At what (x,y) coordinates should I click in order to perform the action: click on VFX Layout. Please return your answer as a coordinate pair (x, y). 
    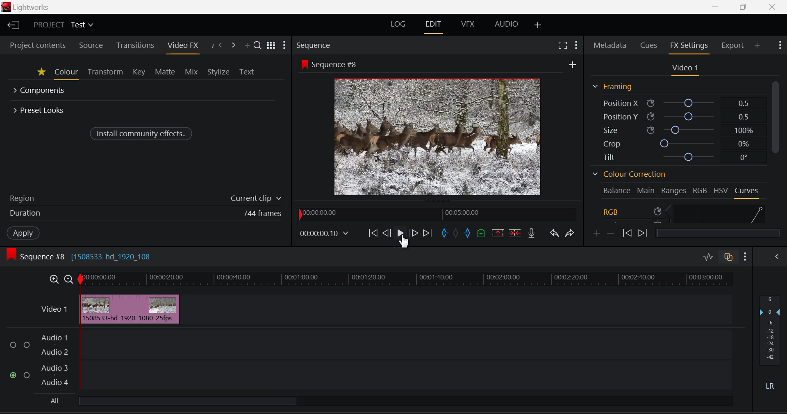
    Looking at the image, I should click on (467, 25).